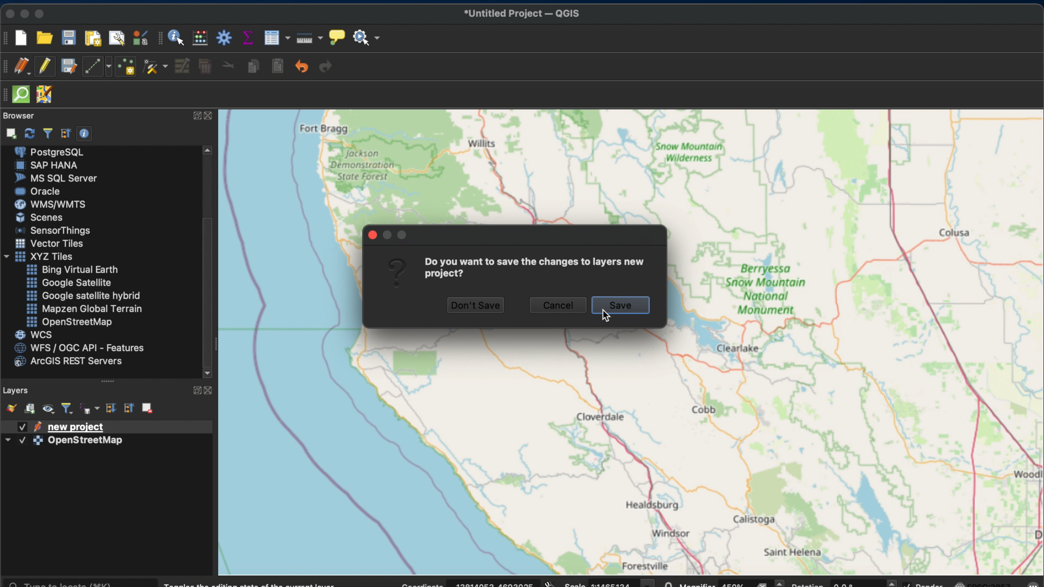  What do you see at coordinates (622, 305) in the screenshot?
I see `save` at bounding box center [622, 305].